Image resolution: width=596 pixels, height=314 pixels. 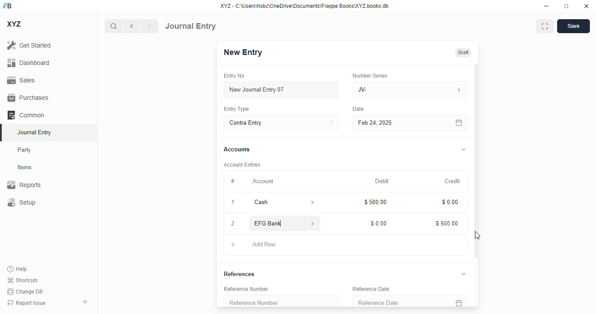 What do you see at coordinates (464, 52) in the screenshot?
I see `draft` at bounding box center [464, 52].